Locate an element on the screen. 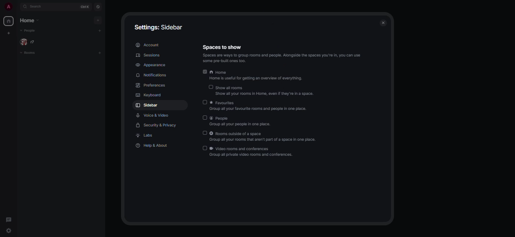  spaces to show is located at coordinates (222, 47).